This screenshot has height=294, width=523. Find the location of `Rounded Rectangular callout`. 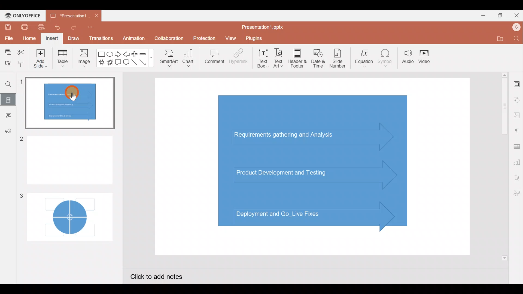

Rounded Rectangular callout is located at coordinates (126, 63).